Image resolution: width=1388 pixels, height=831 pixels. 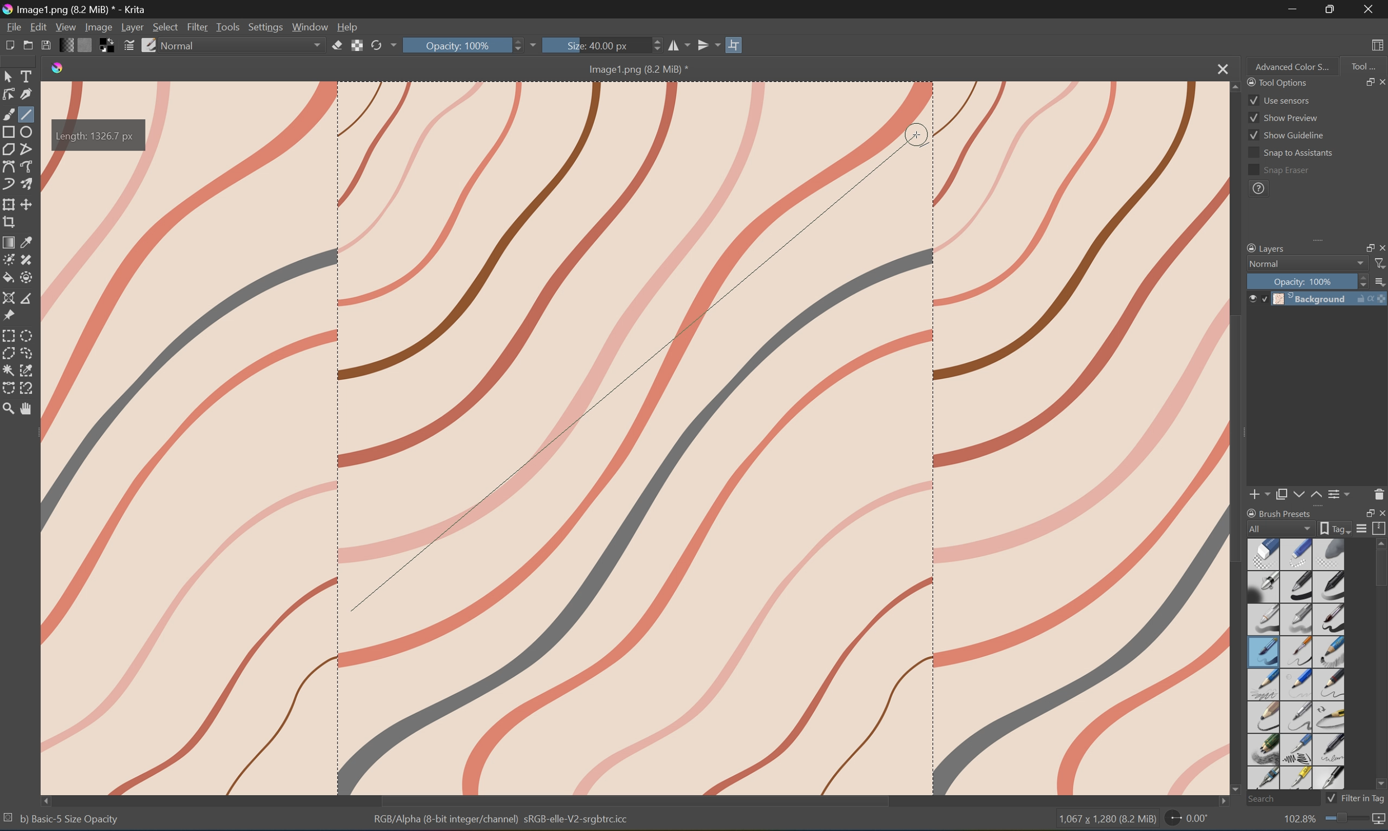 What do you see at coordinates (25, 277) in the screenshot?
I see `Enclose and fill tool` at bounding box center [25, 277].